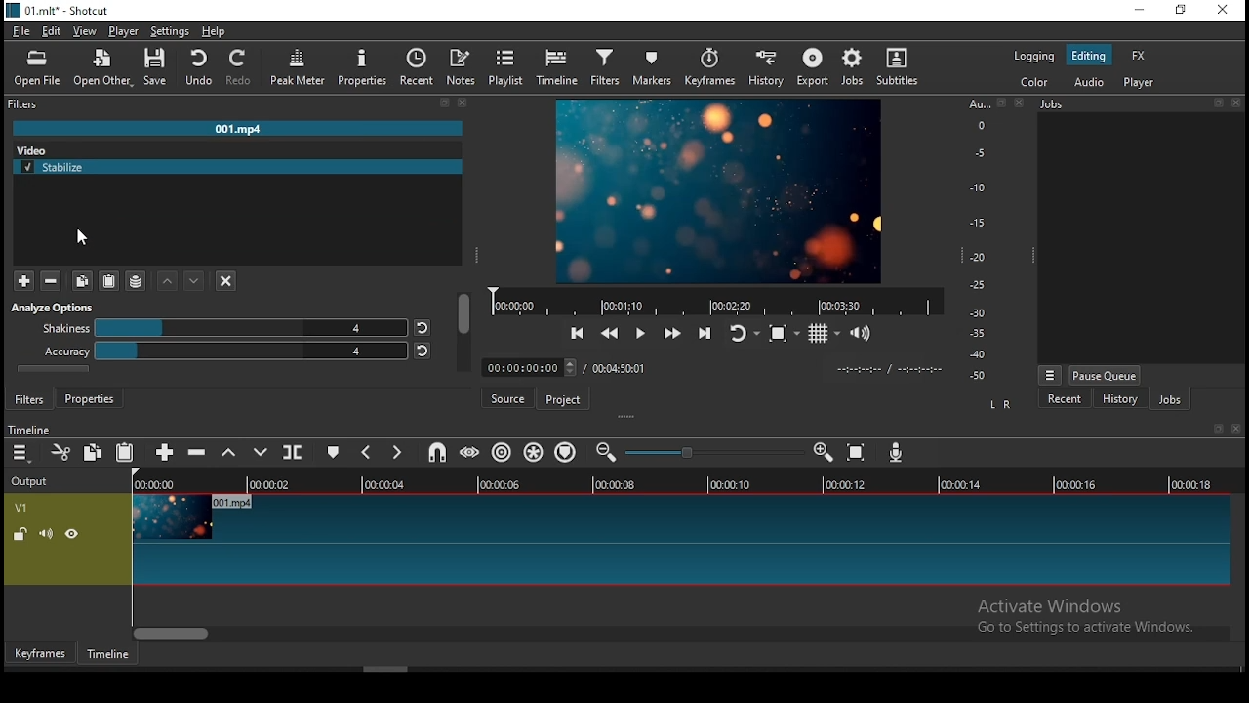 The height and width of the screenshot is (703, 1249). I want to click on play/pause, so click(637, 334).